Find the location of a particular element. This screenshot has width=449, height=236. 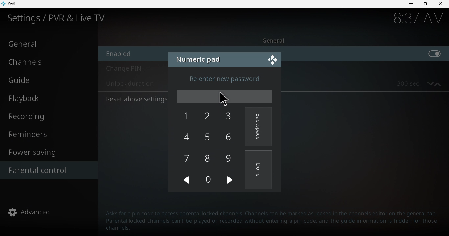

Unlock duration is located at coordinates (130, 84).